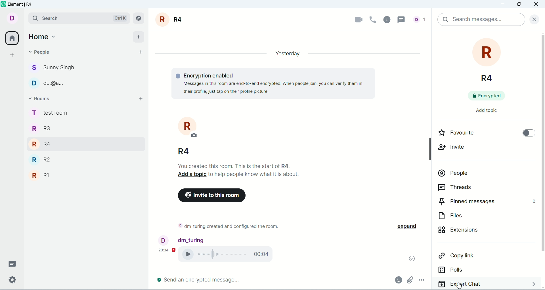 Image resolution: width=545 pixels, height=290 pixels. I want to click on add, so click(139, 36).